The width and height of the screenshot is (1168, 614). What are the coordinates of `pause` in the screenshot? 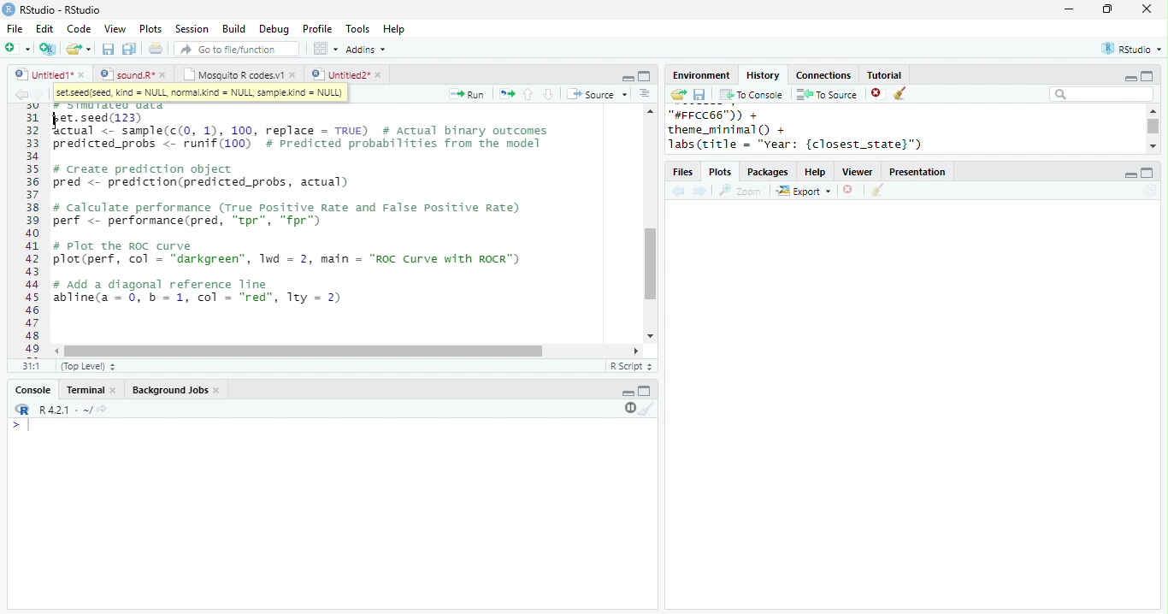 It's located at (628, 408).